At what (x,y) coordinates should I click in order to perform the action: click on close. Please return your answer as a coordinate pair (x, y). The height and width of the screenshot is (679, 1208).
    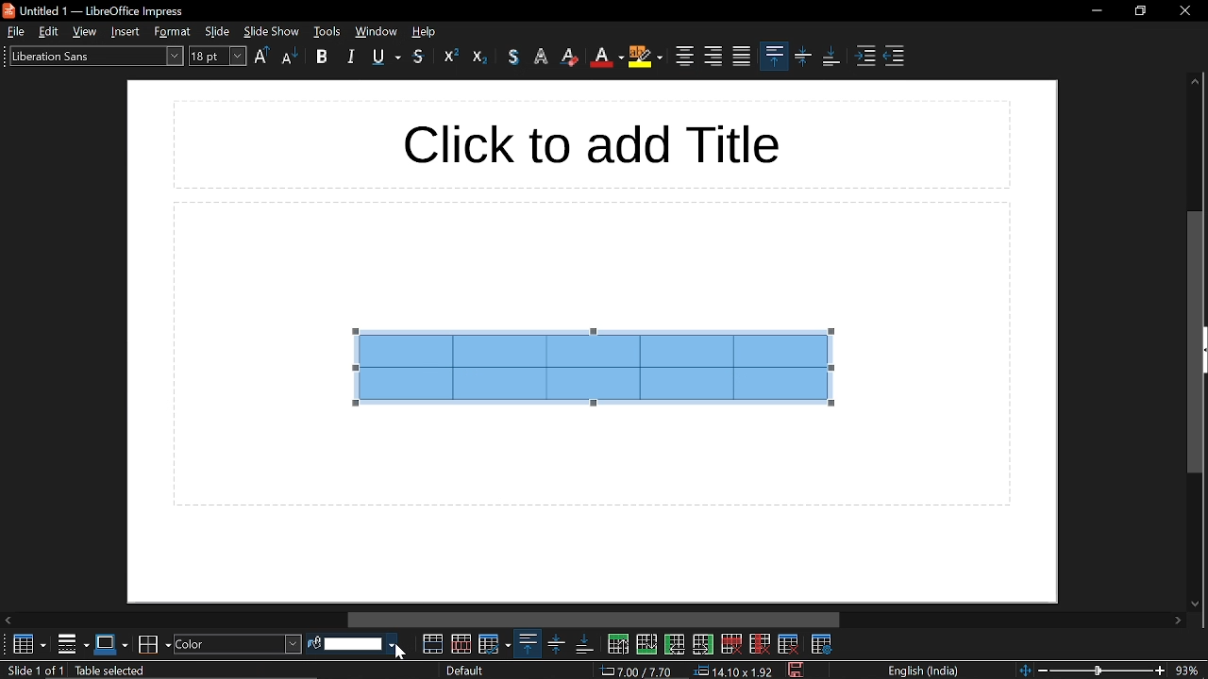
    Looking at the image, I should click on (1180, 11).